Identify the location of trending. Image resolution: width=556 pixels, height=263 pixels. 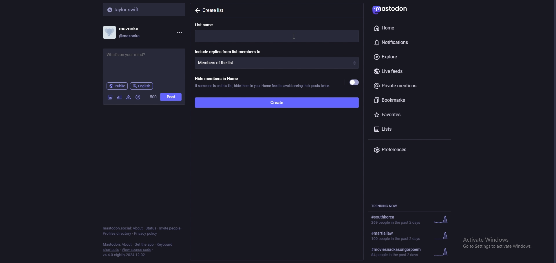
(414, 235).